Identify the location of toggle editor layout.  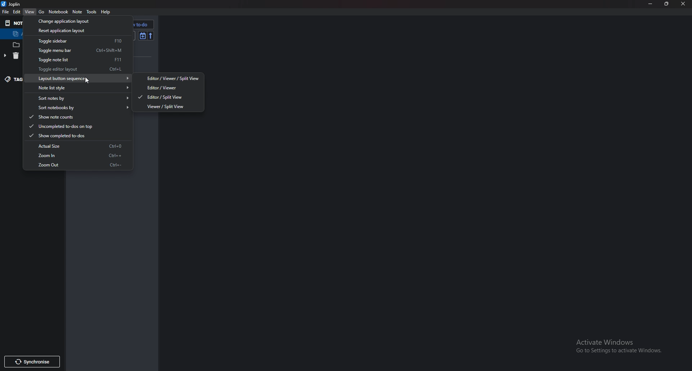
(77, 69).